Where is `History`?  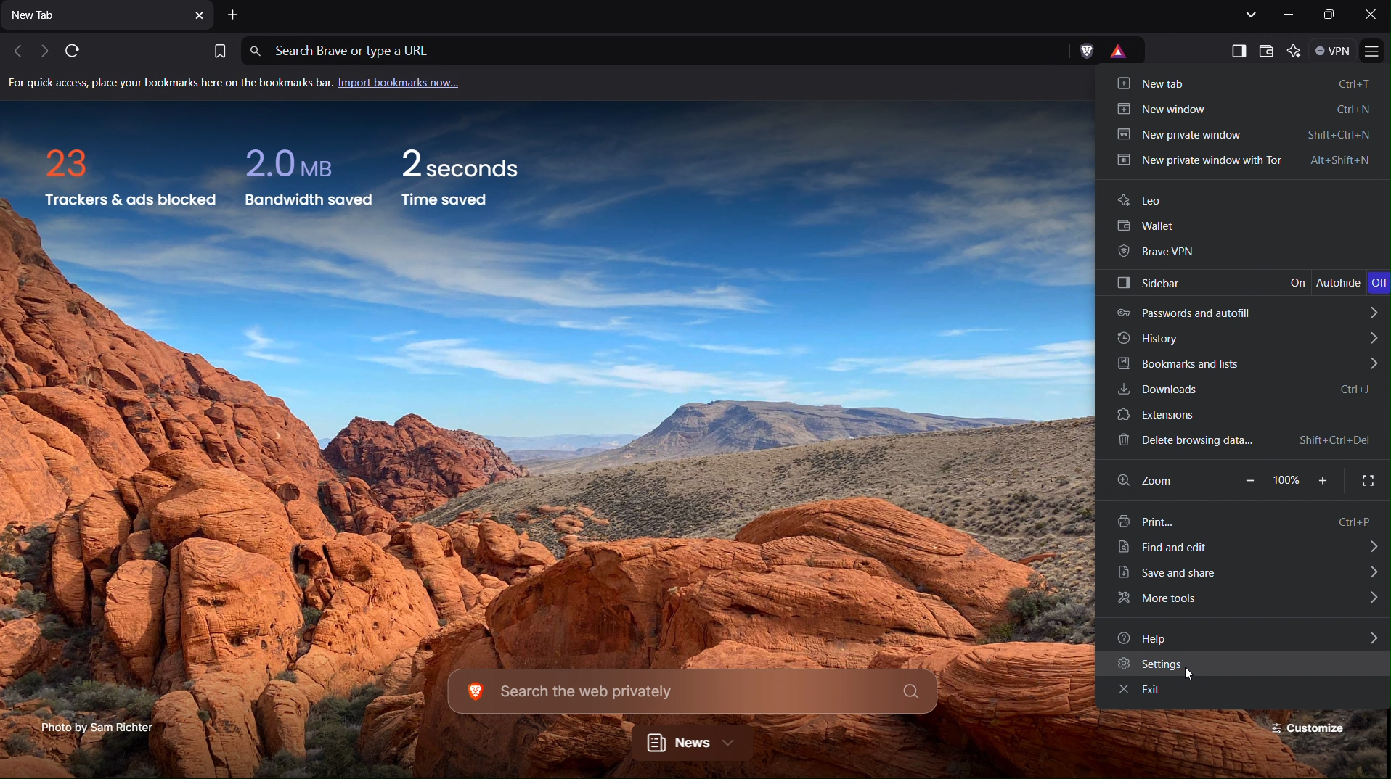
History is located at coordinates (1243, 339).